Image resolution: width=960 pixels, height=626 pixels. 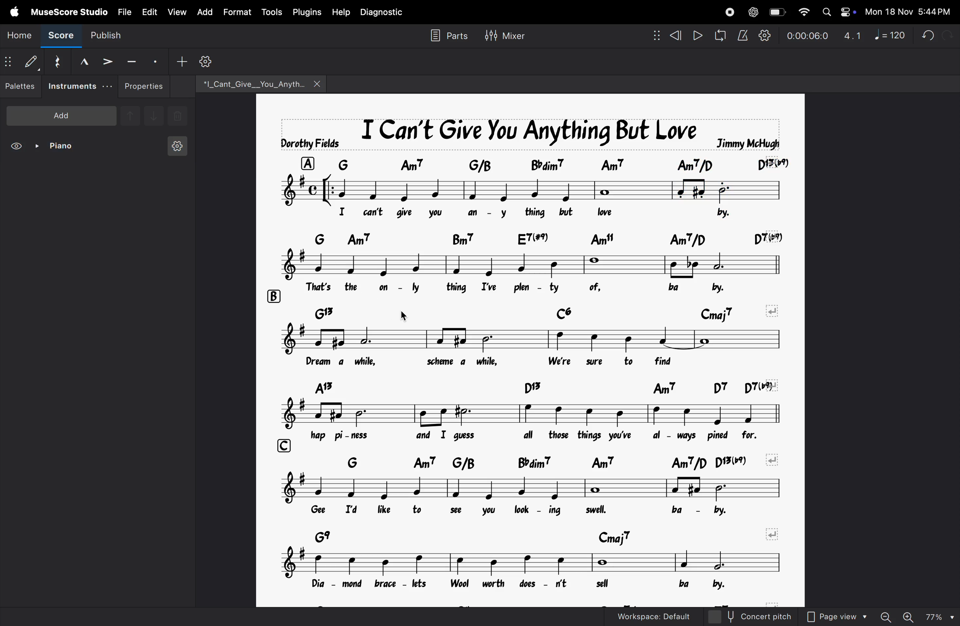 What do you see at coordinates (743, 35) in the screenshot?
I see `metronome` at bounding box center [743, 35].